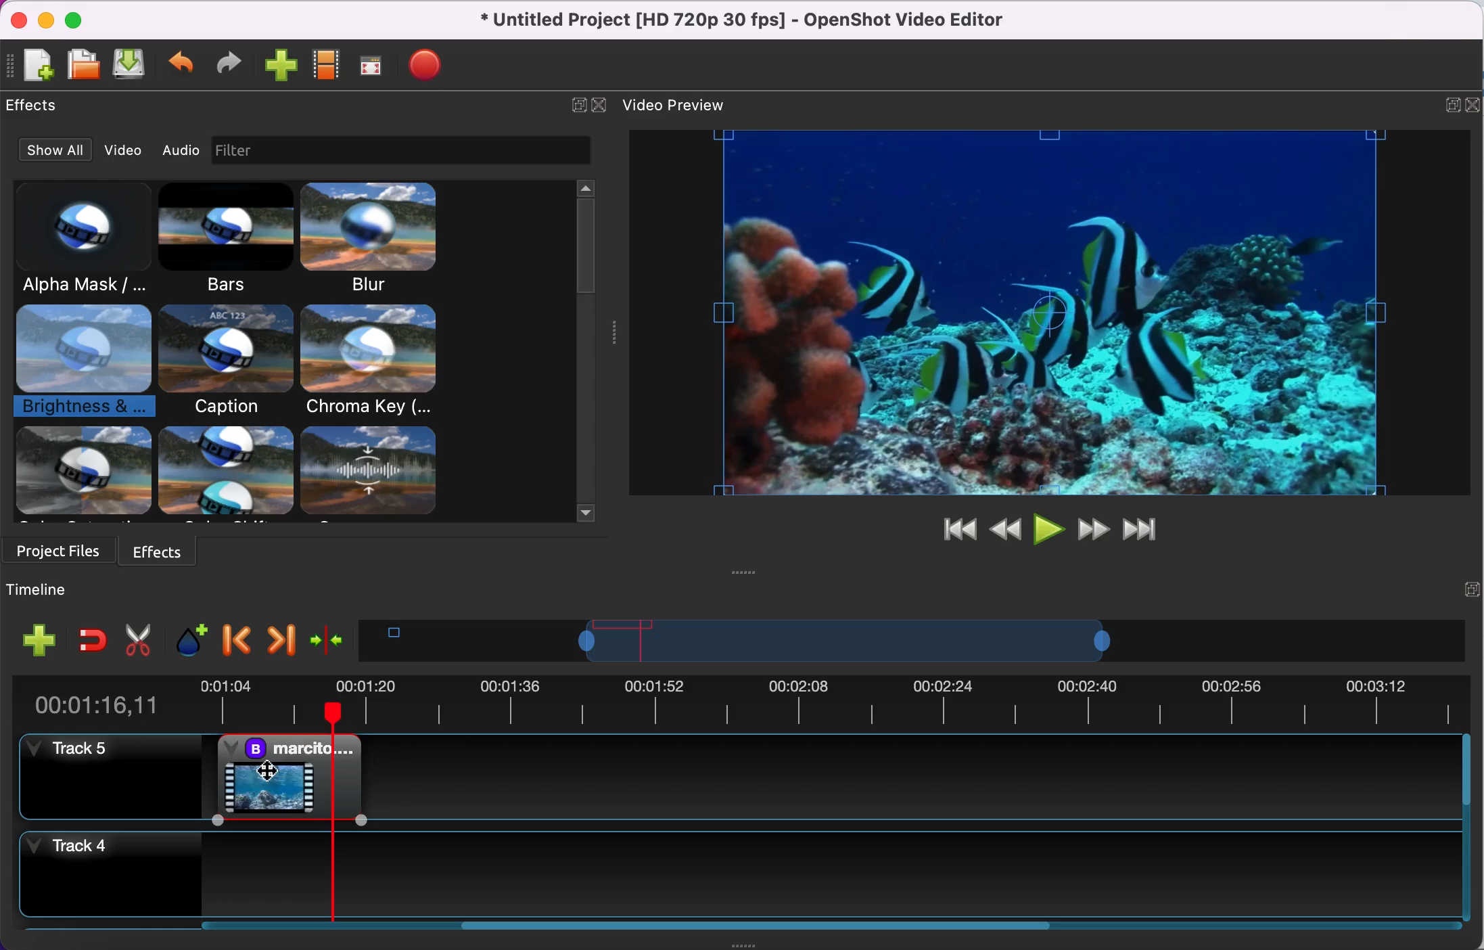 Image resolution: width=1484 pixels, height=950 pixels. Describe the element at coordinates (22, 18) in the screenshot. I see `close` at that location.